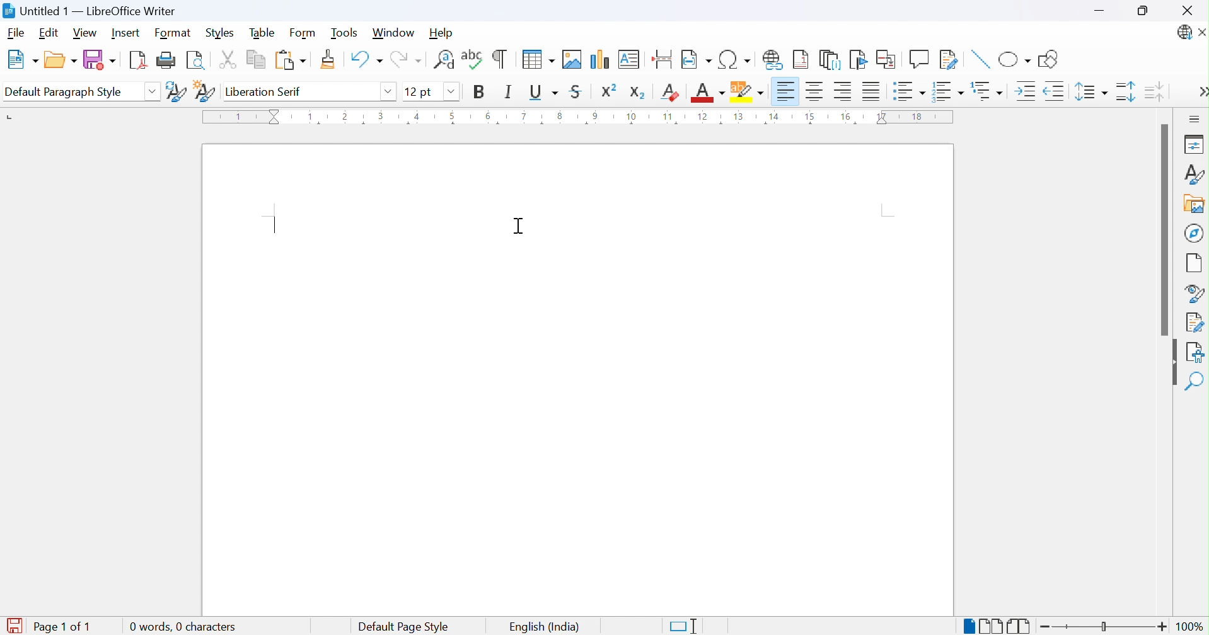 The image size is (1209, 635). Describe the element at coordinates (406, 58) in the screenshot. I see `Redo` at that location.